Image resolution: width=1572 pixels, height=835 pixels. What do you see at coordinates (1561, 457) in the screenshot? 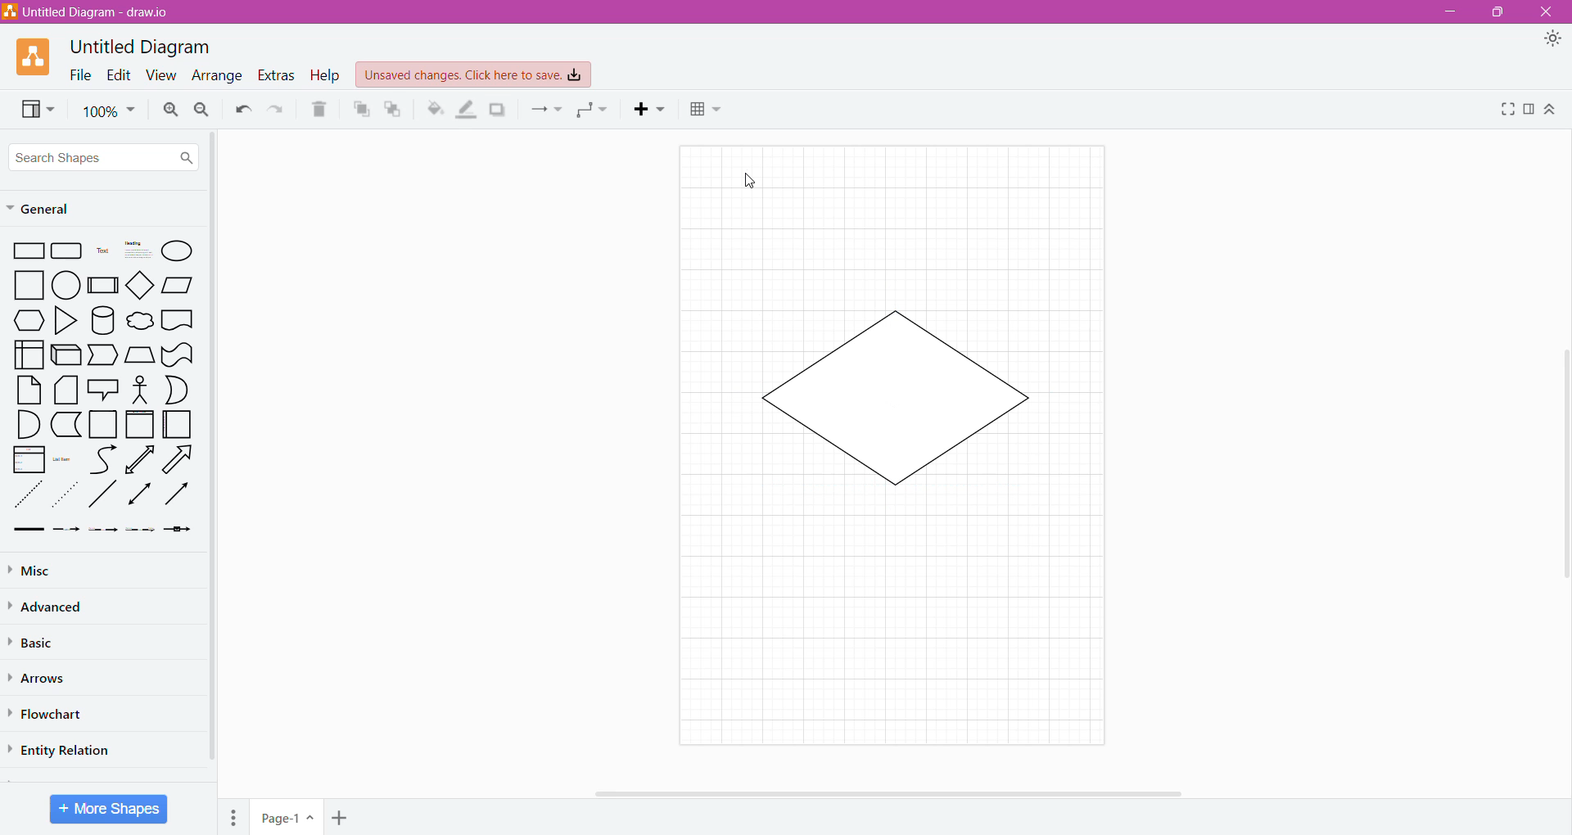
I see `Vertical Scroll Bar` at bounding box center [1561, 457].